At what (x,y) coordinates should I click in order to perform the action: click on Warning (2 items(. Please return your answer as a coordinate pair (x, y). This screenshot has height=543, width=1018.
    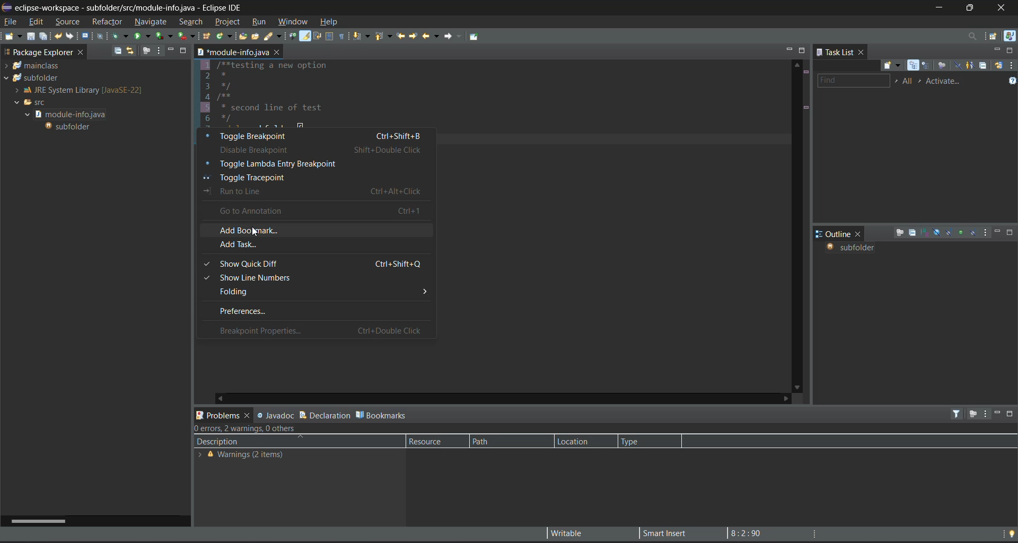
    Looking at the image, I should click on (249, 456).